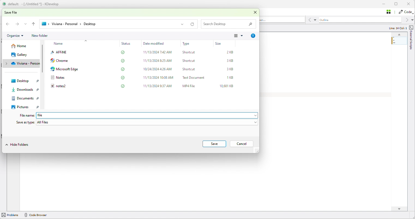 The height and width of the screenshot is (219, 415). I want to click on Close, so click(408, 4).